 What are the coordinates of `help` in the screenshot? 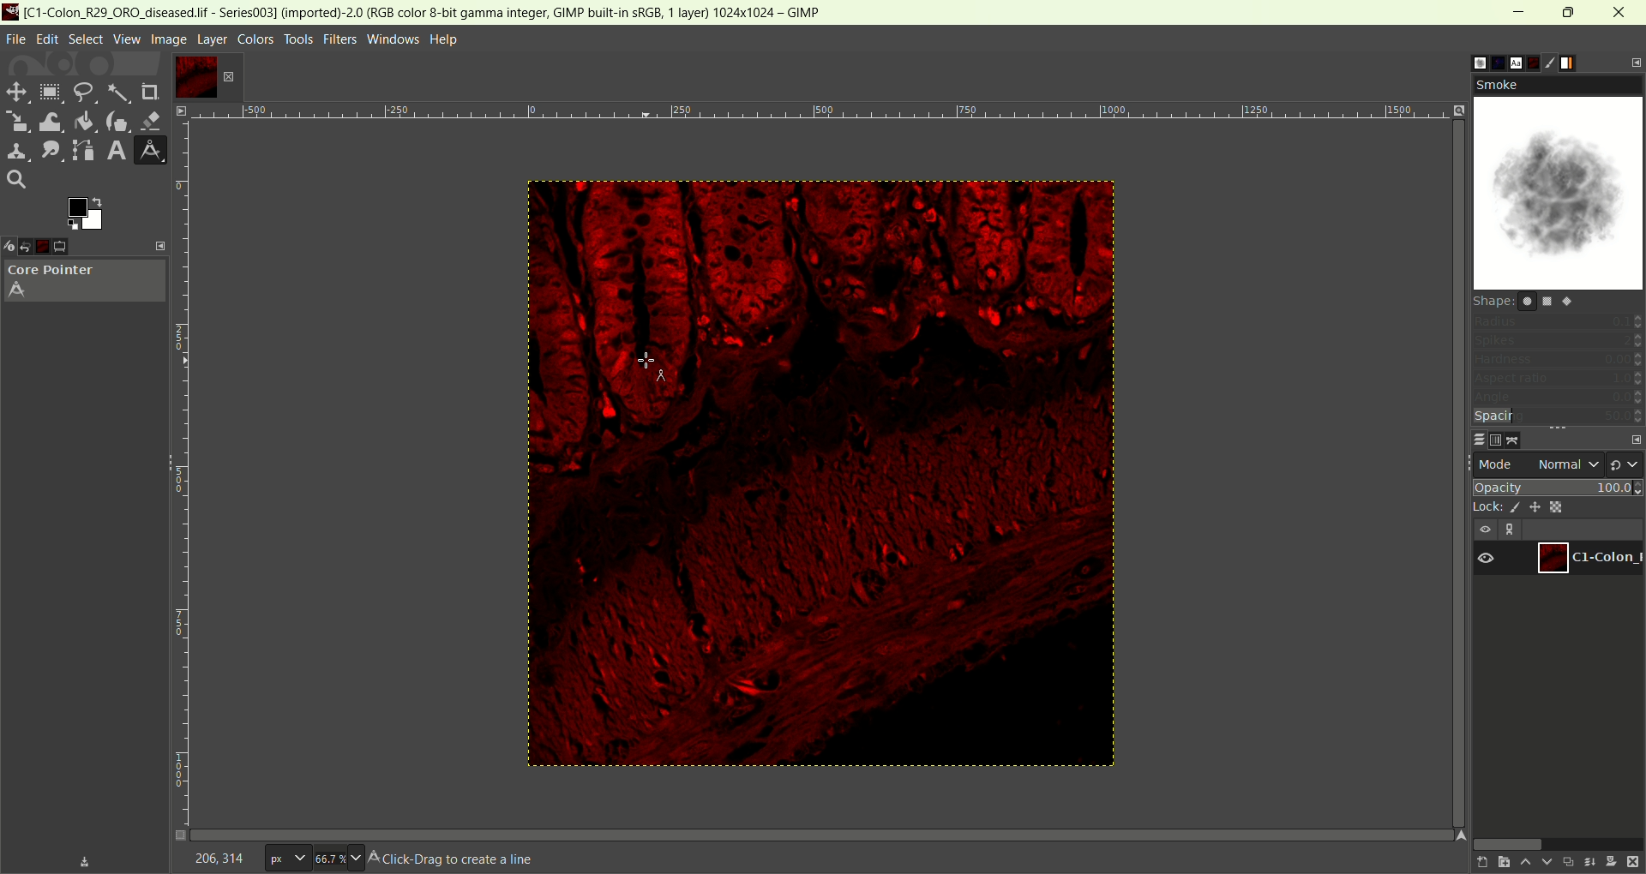 It's located at (446, 40).